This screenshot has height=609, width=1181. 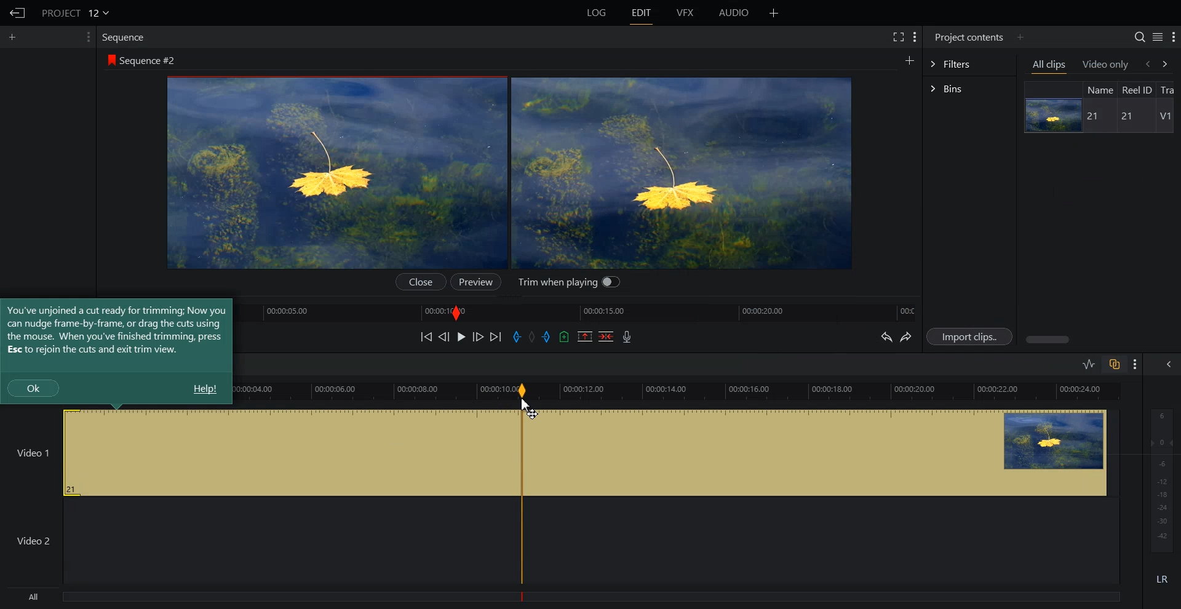 I want to click on Add an in mark at the current position, so click(x=517, y=336).